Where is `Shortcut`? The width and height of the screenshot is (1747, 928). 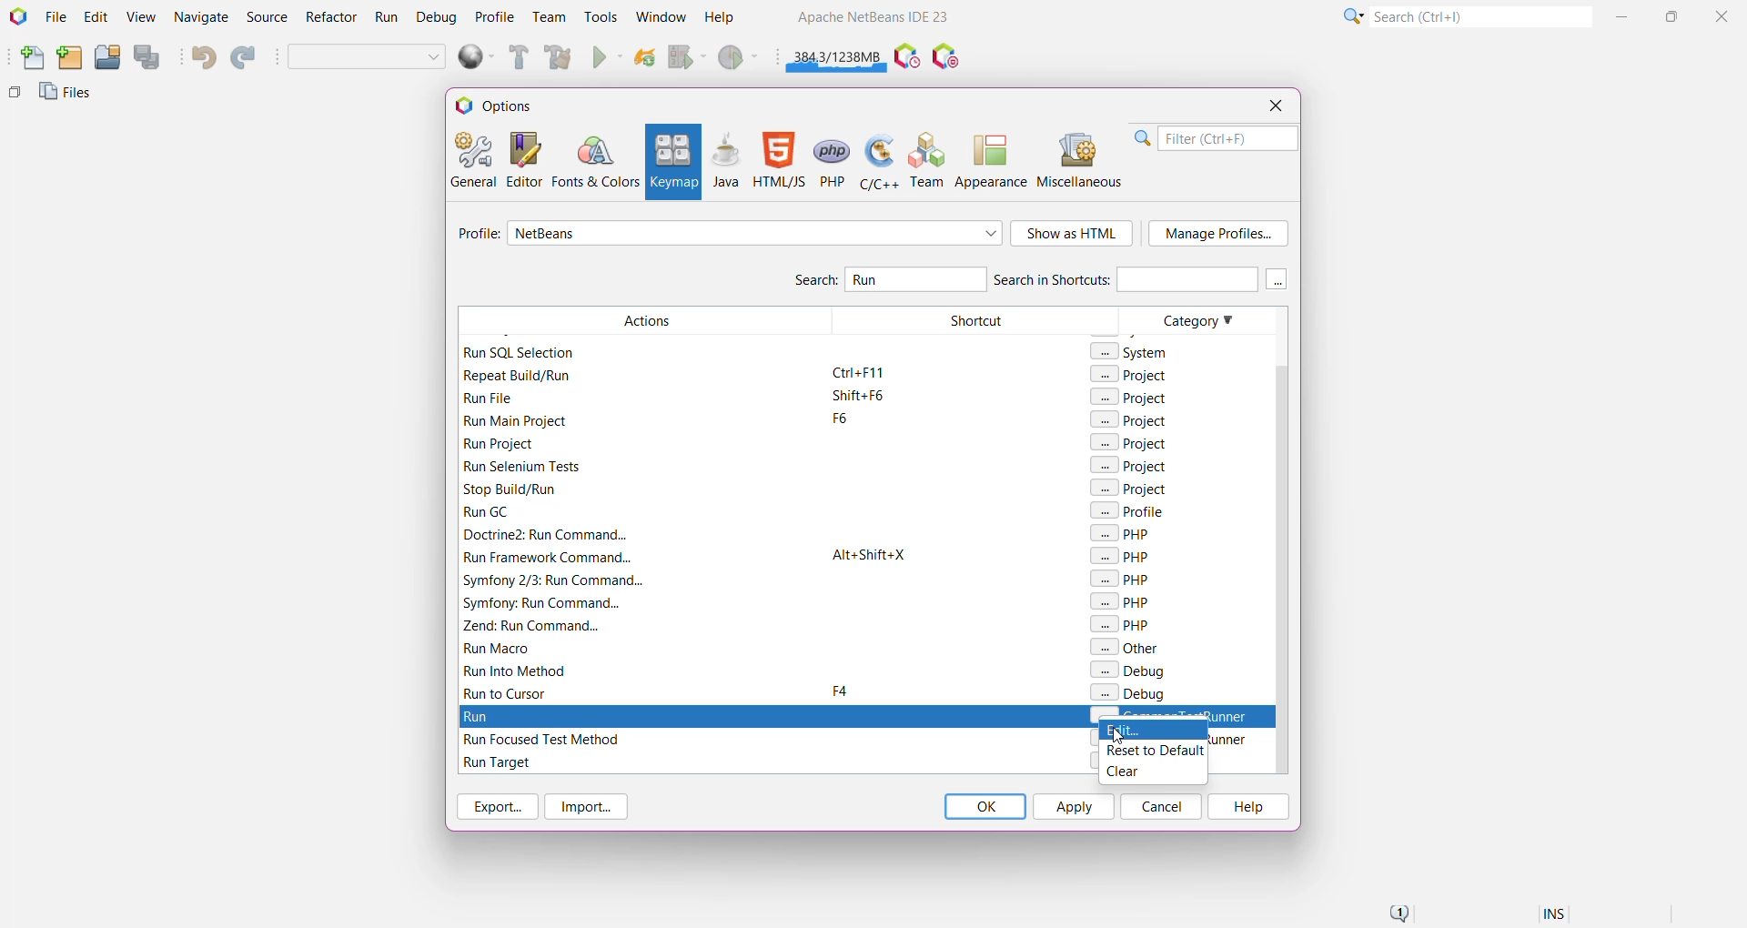 Shortcut is located at coordinates (976, 504).